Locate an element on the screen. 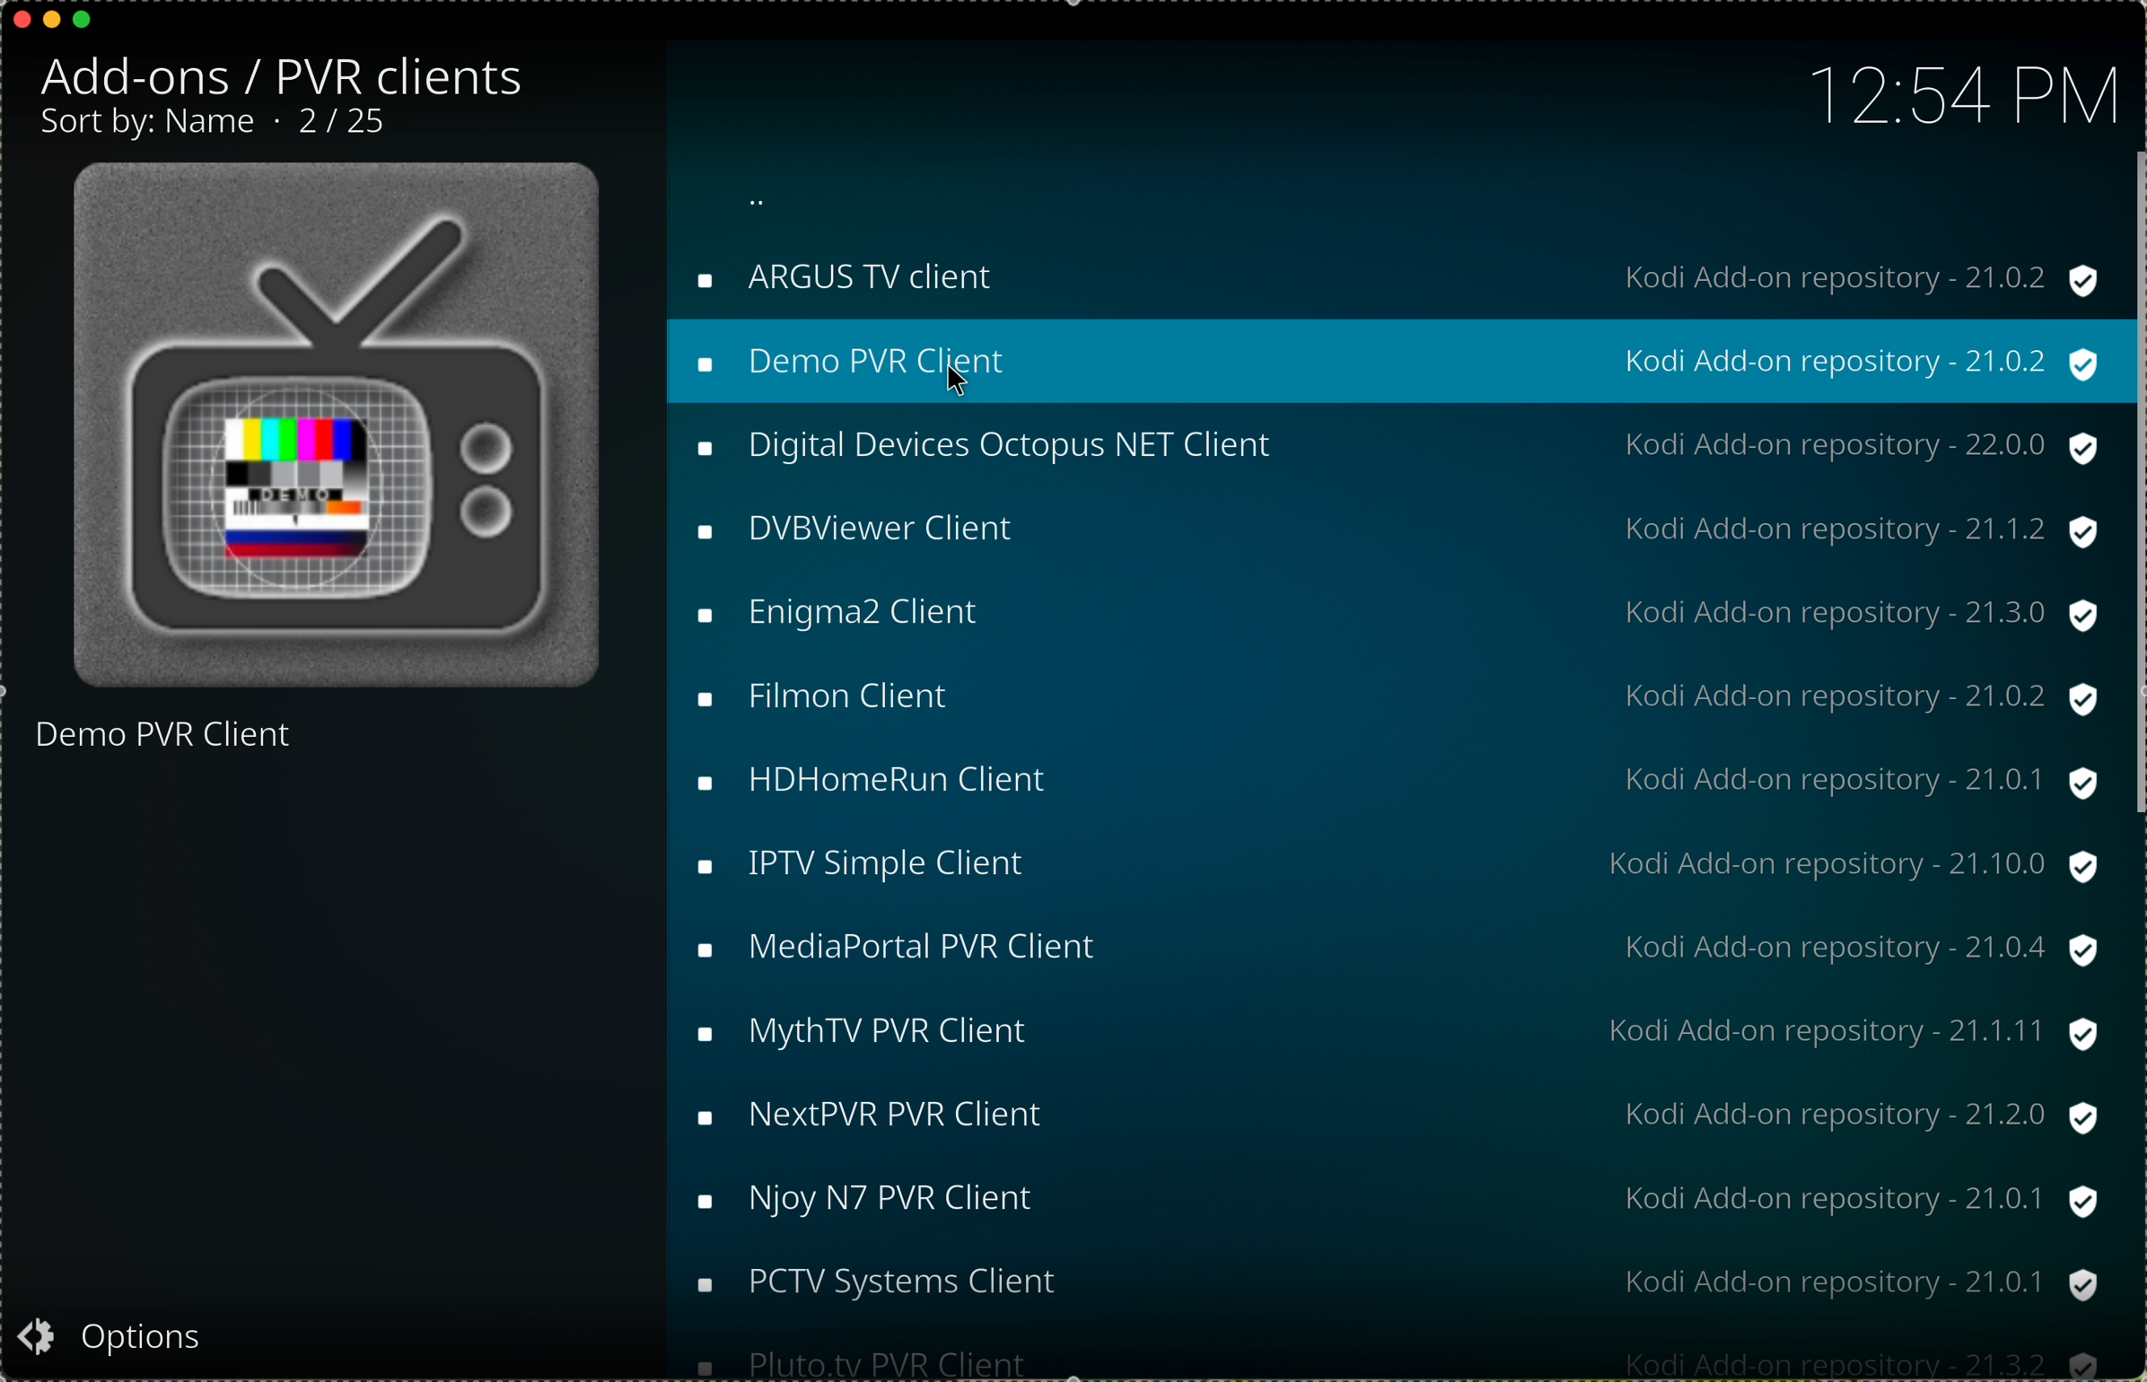 This screenshot has height=1382, width=2147. 21.0.2 is located at coordinates (2007, 364).